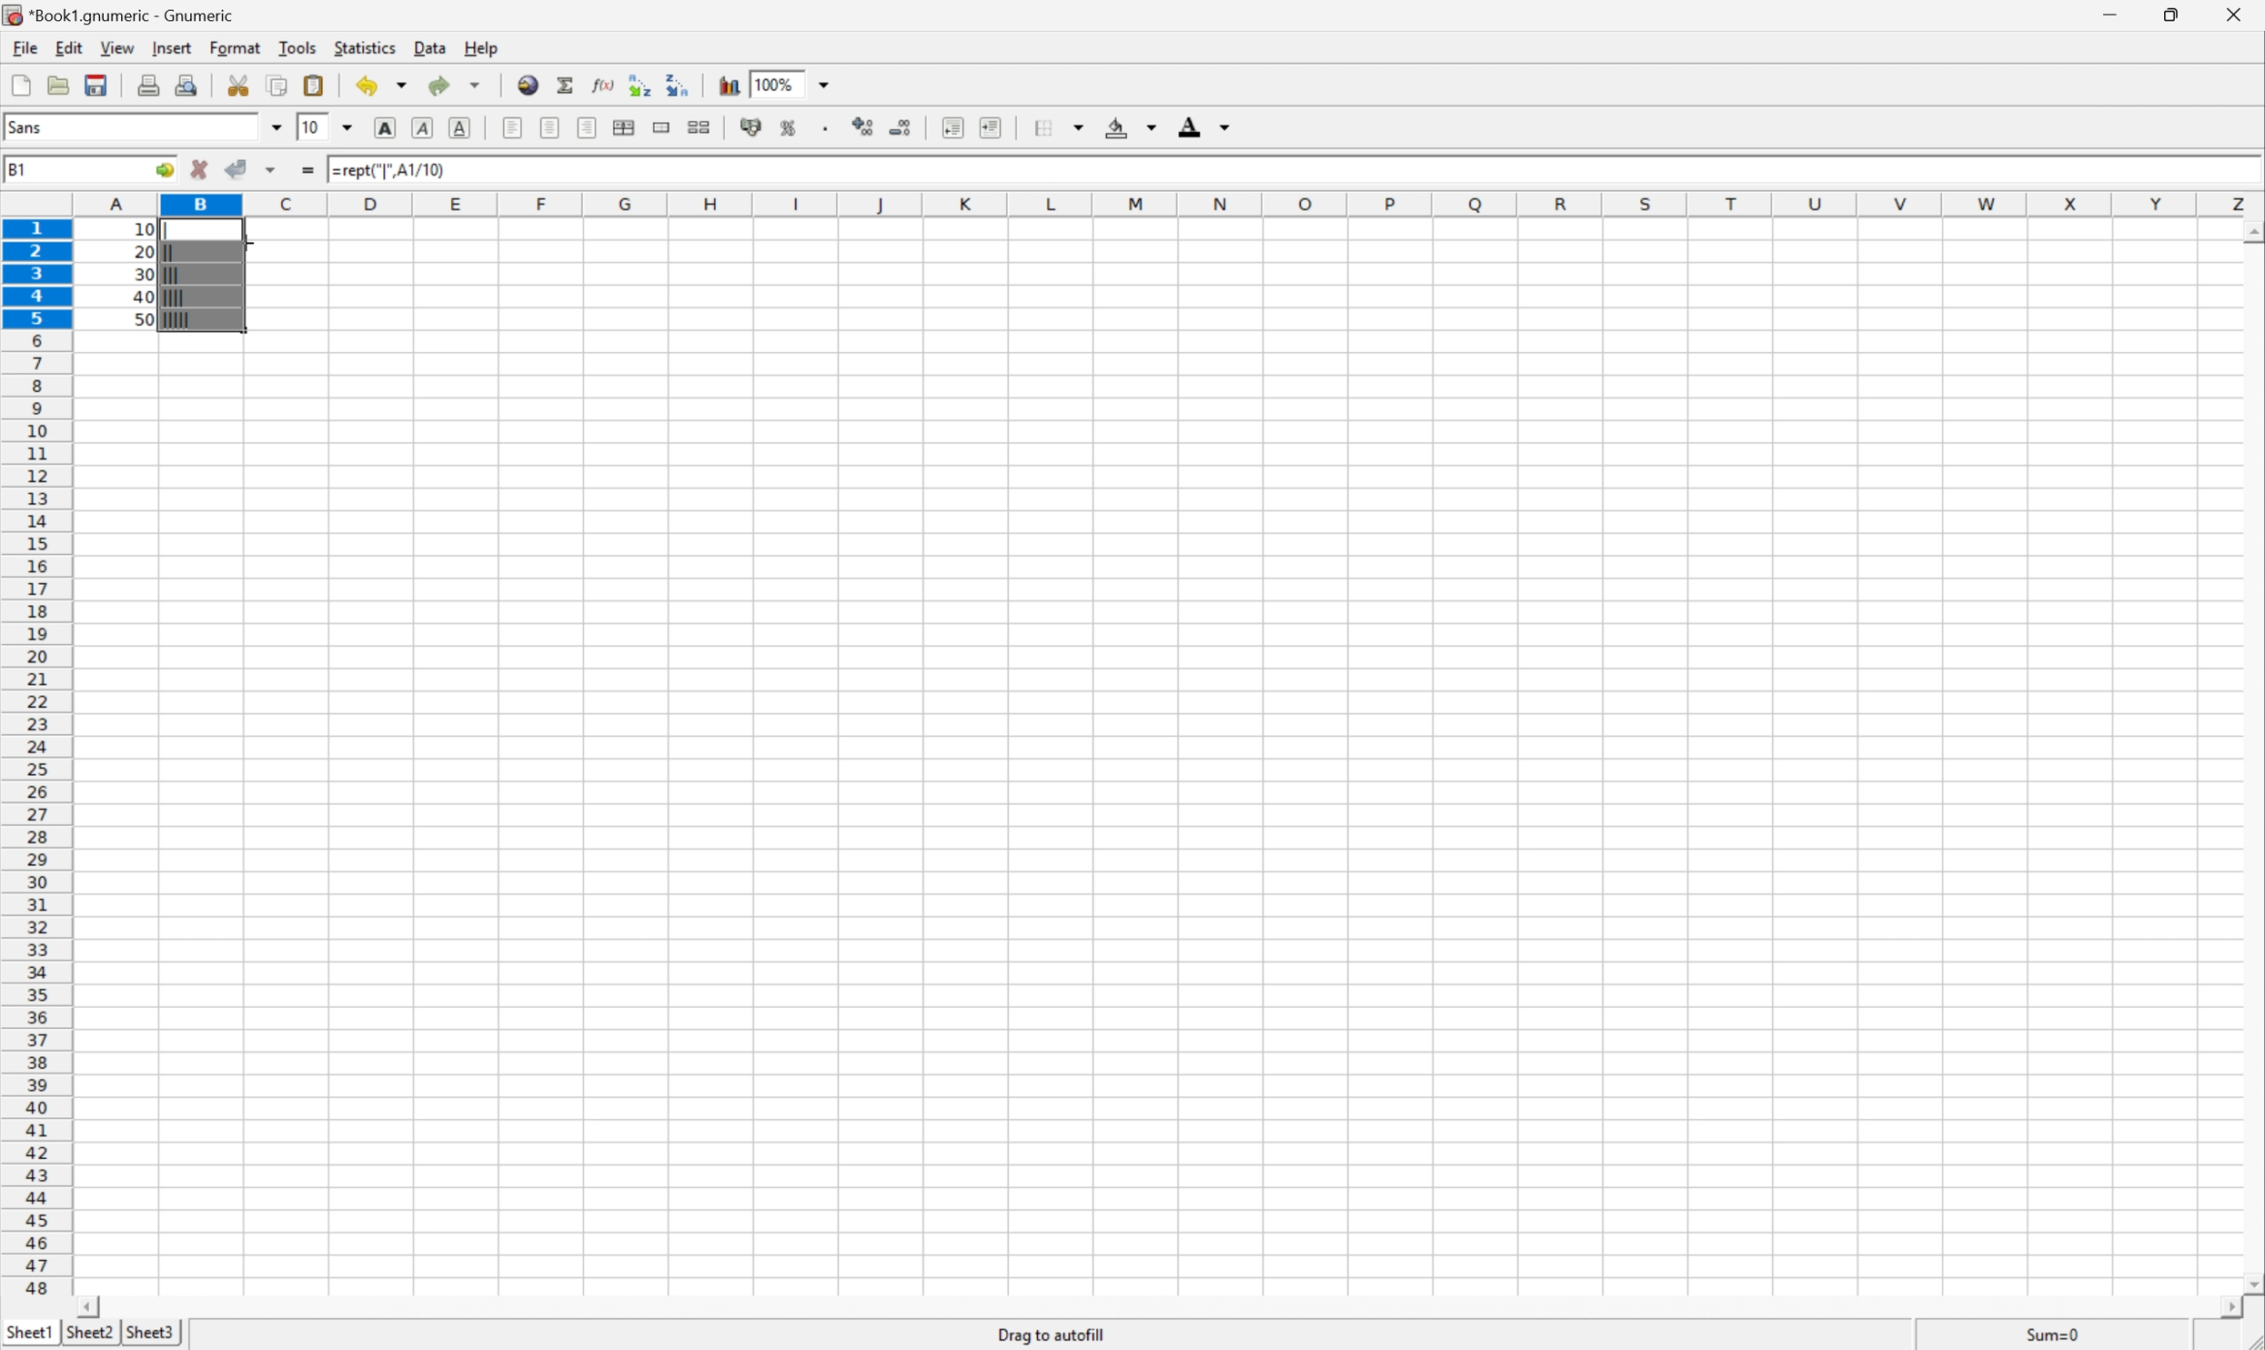 The image size is (2265, 1350). Describe the element at coordinates (732, 85) in the screenshot. I see `Insert chart` at that location.